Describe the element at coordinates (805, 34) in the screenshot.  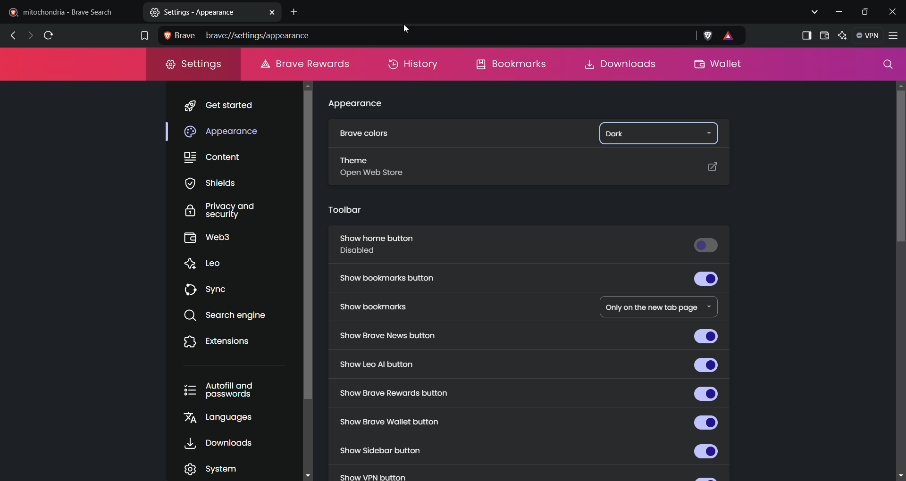
I see `show sidebar` at that location.